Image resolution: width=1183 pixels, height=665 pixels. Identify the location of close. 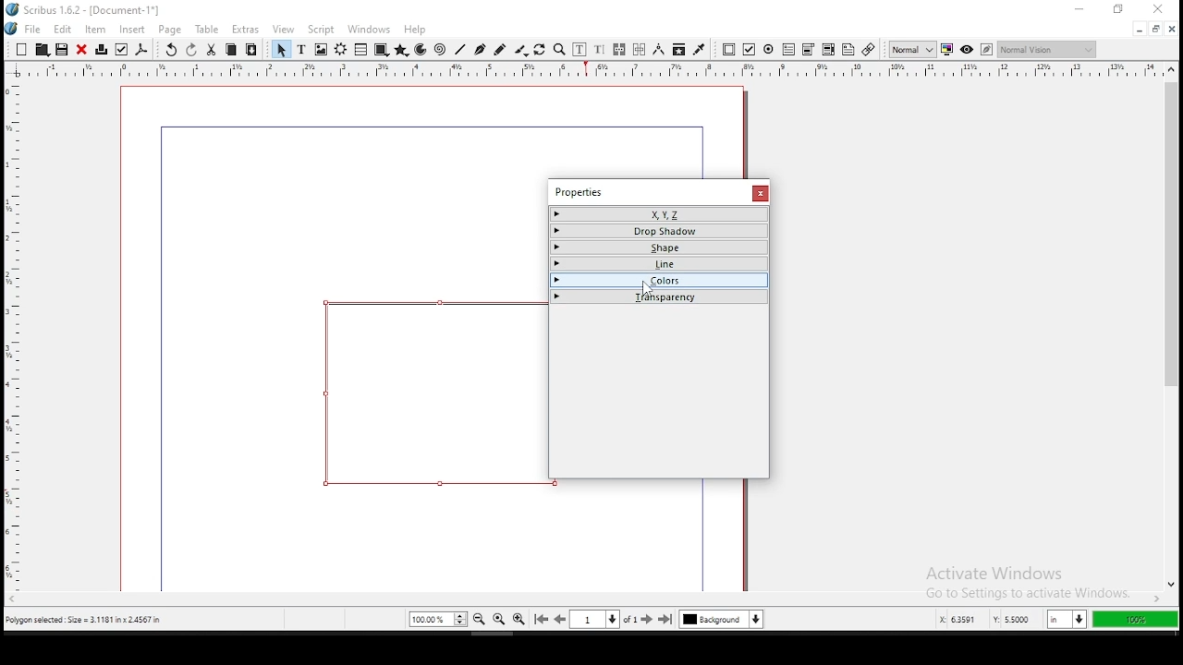
(81, 50).